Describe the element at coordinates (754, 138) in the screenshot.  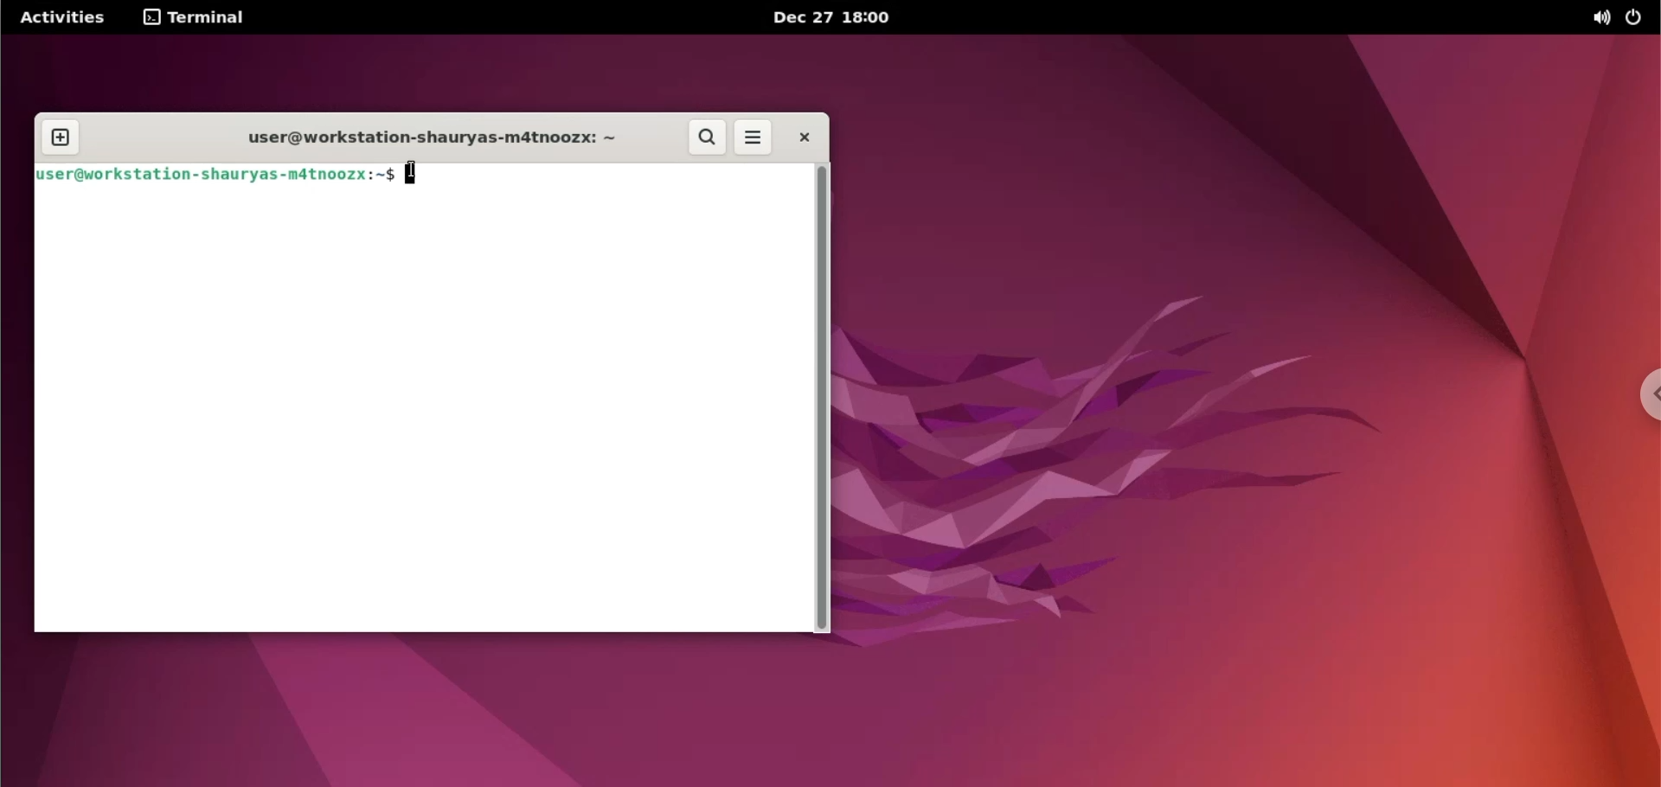
I see `menu` at that location.